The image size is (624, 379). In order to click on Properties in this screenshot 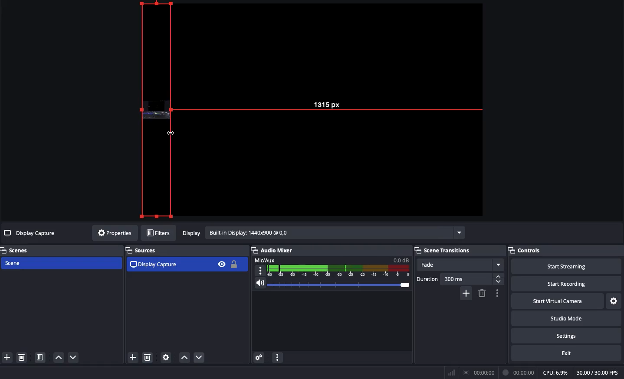, I will do `click(113, 233)`.